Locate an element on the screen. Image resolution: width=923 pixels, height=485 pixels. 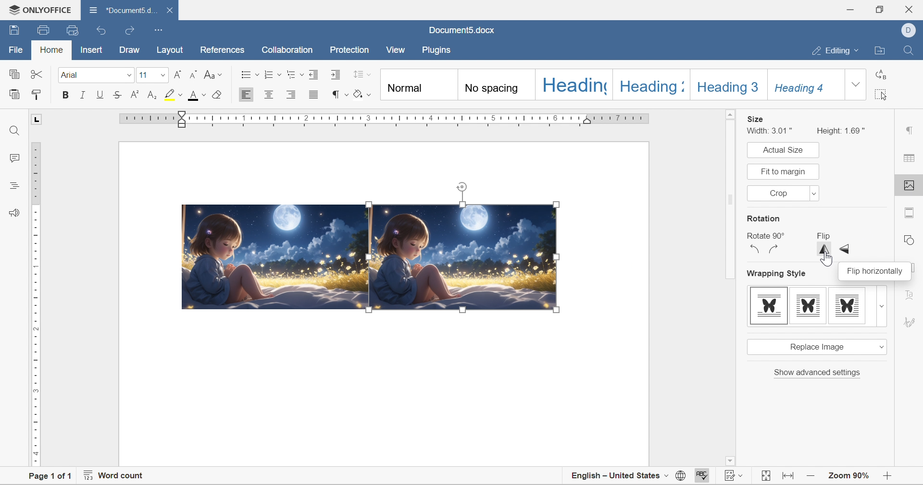
font size is located at coordinates (144, 74).